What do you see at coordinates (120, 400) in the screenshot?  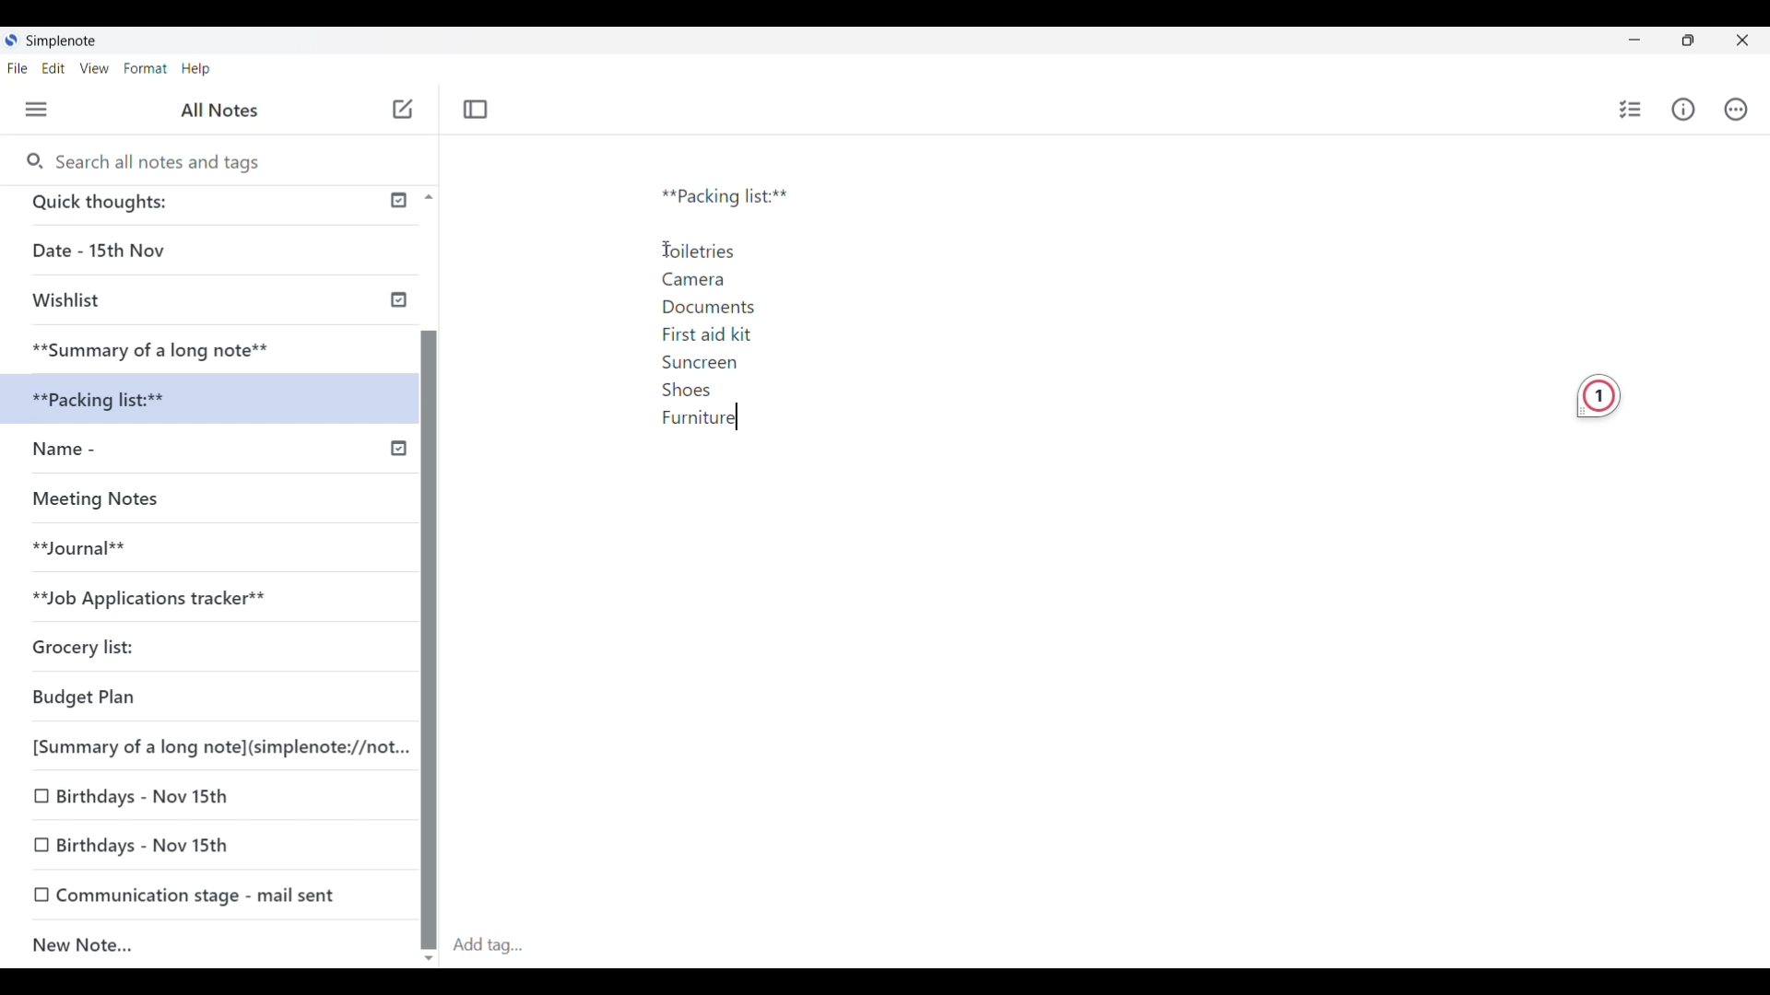 I see `xx
Packi
acking list:**` at bounding box center [120, 400].